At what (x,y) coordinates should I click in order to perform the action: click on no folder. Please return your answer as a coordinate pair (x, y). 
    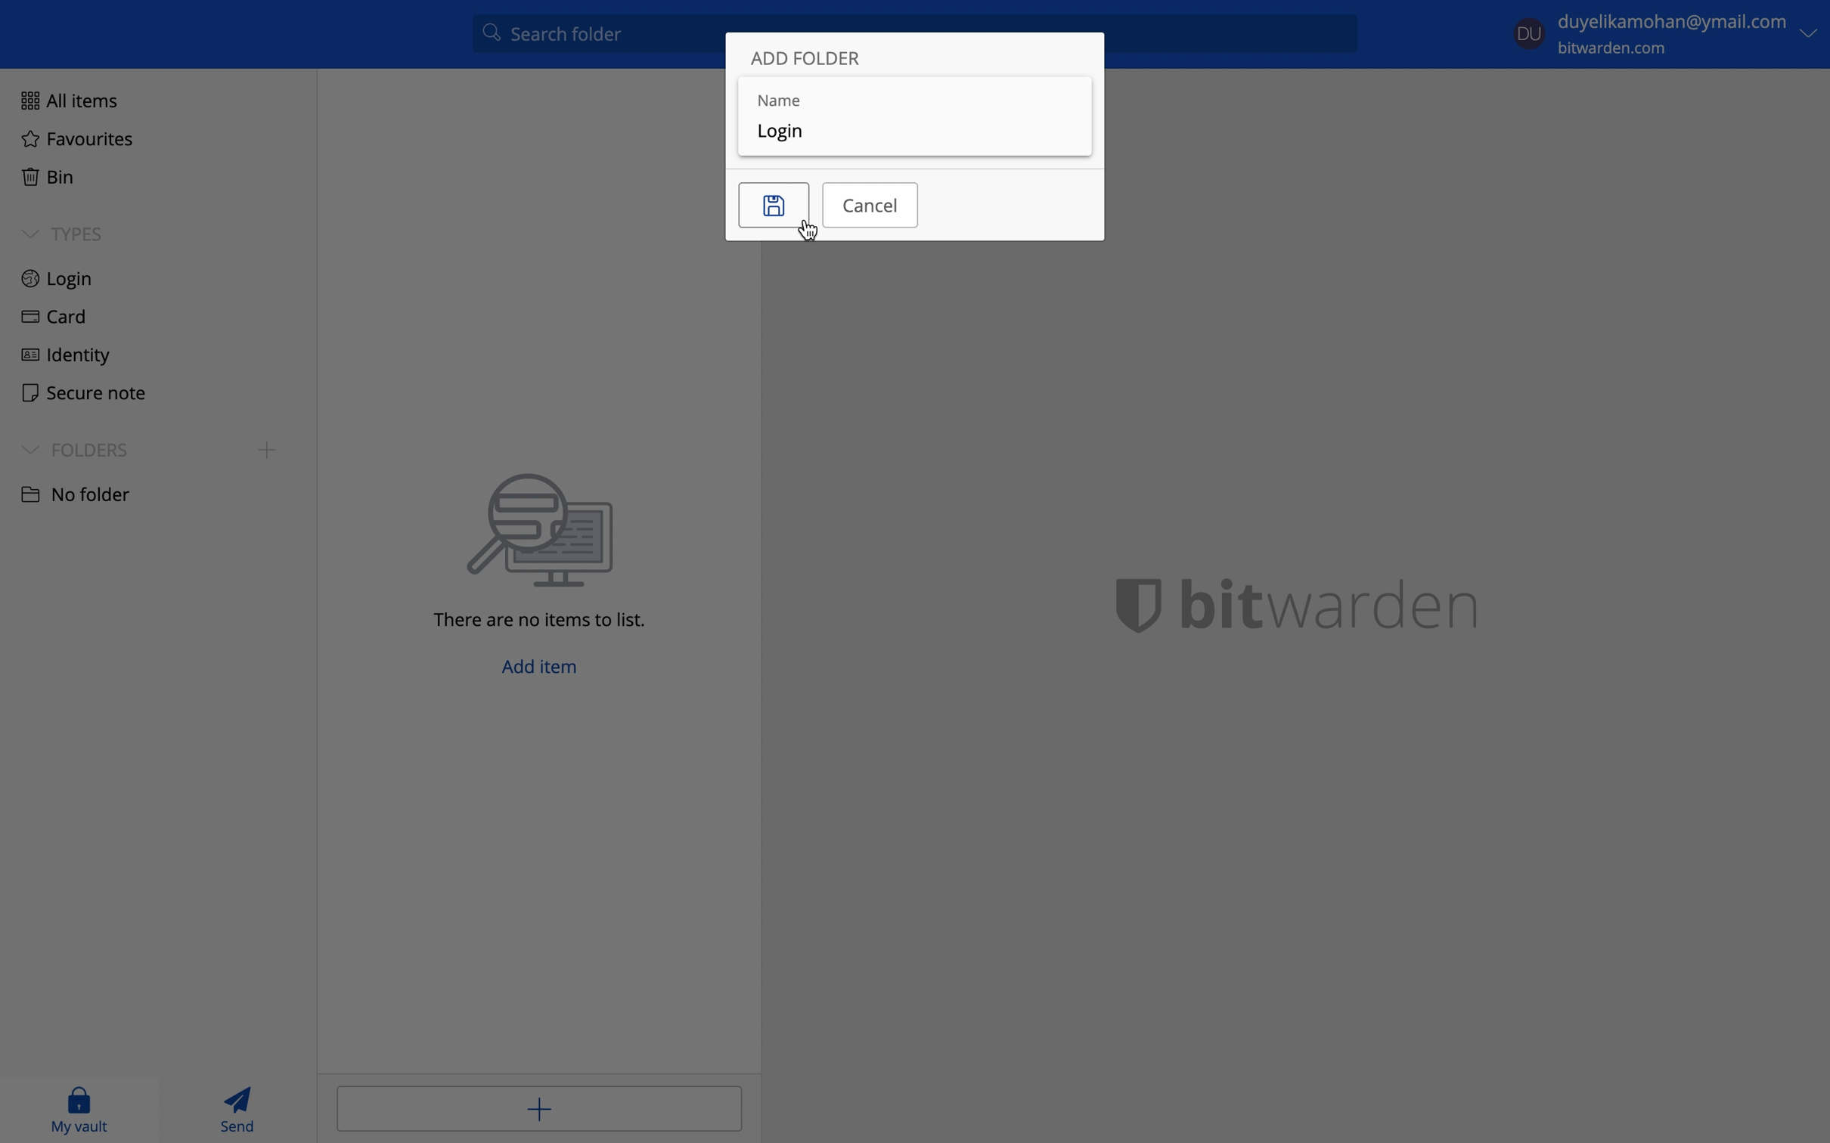
    Looking at the image, I should click on (74, 493).